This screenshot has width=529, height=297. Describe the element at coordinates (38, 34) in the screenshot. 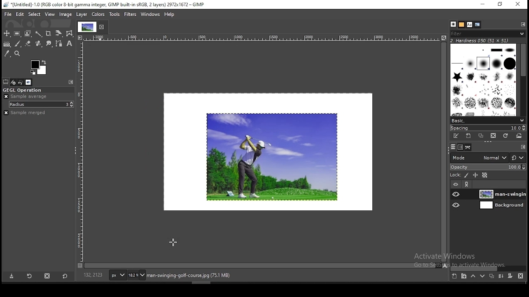

I see `fuzzy select tool` at that location.